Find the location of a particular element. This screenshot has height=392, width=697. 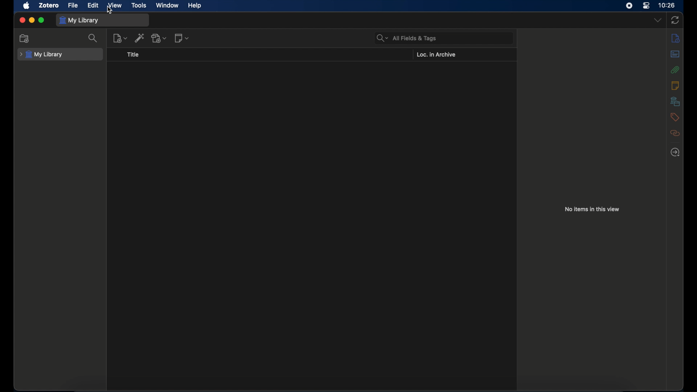

dropdown is located at coordinates (658, 20).